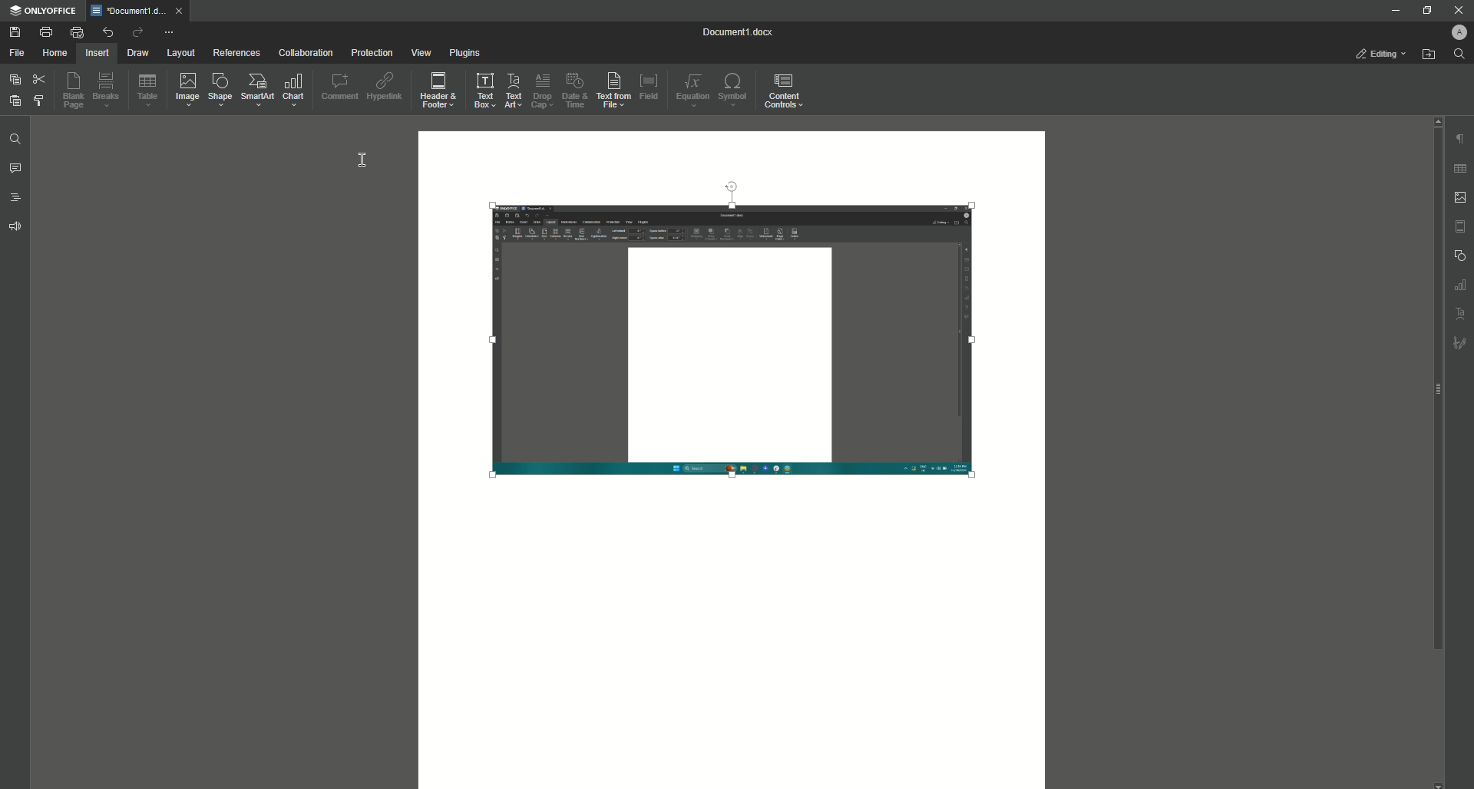 Image resolution: width=1474 pixels, height=789 pixels. I want to click on More Options, so click(170, 33).